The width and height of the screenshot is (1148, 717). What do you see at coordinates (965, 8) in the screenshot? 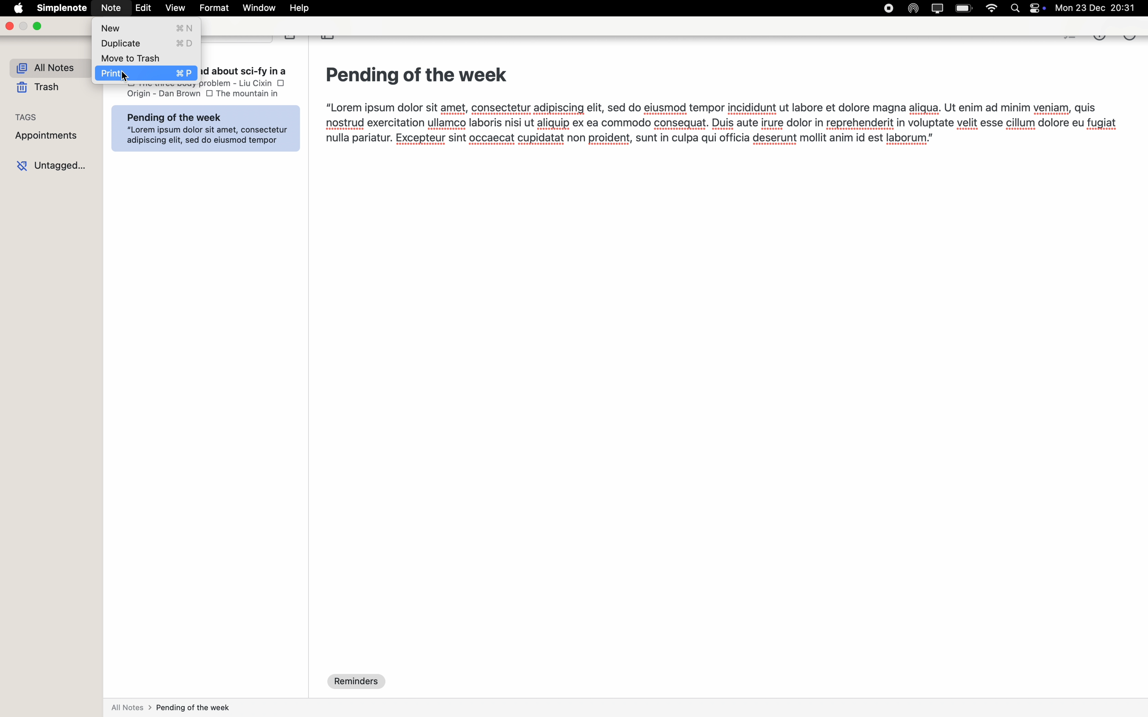
I see `battery` at bounding box center [965, 8].